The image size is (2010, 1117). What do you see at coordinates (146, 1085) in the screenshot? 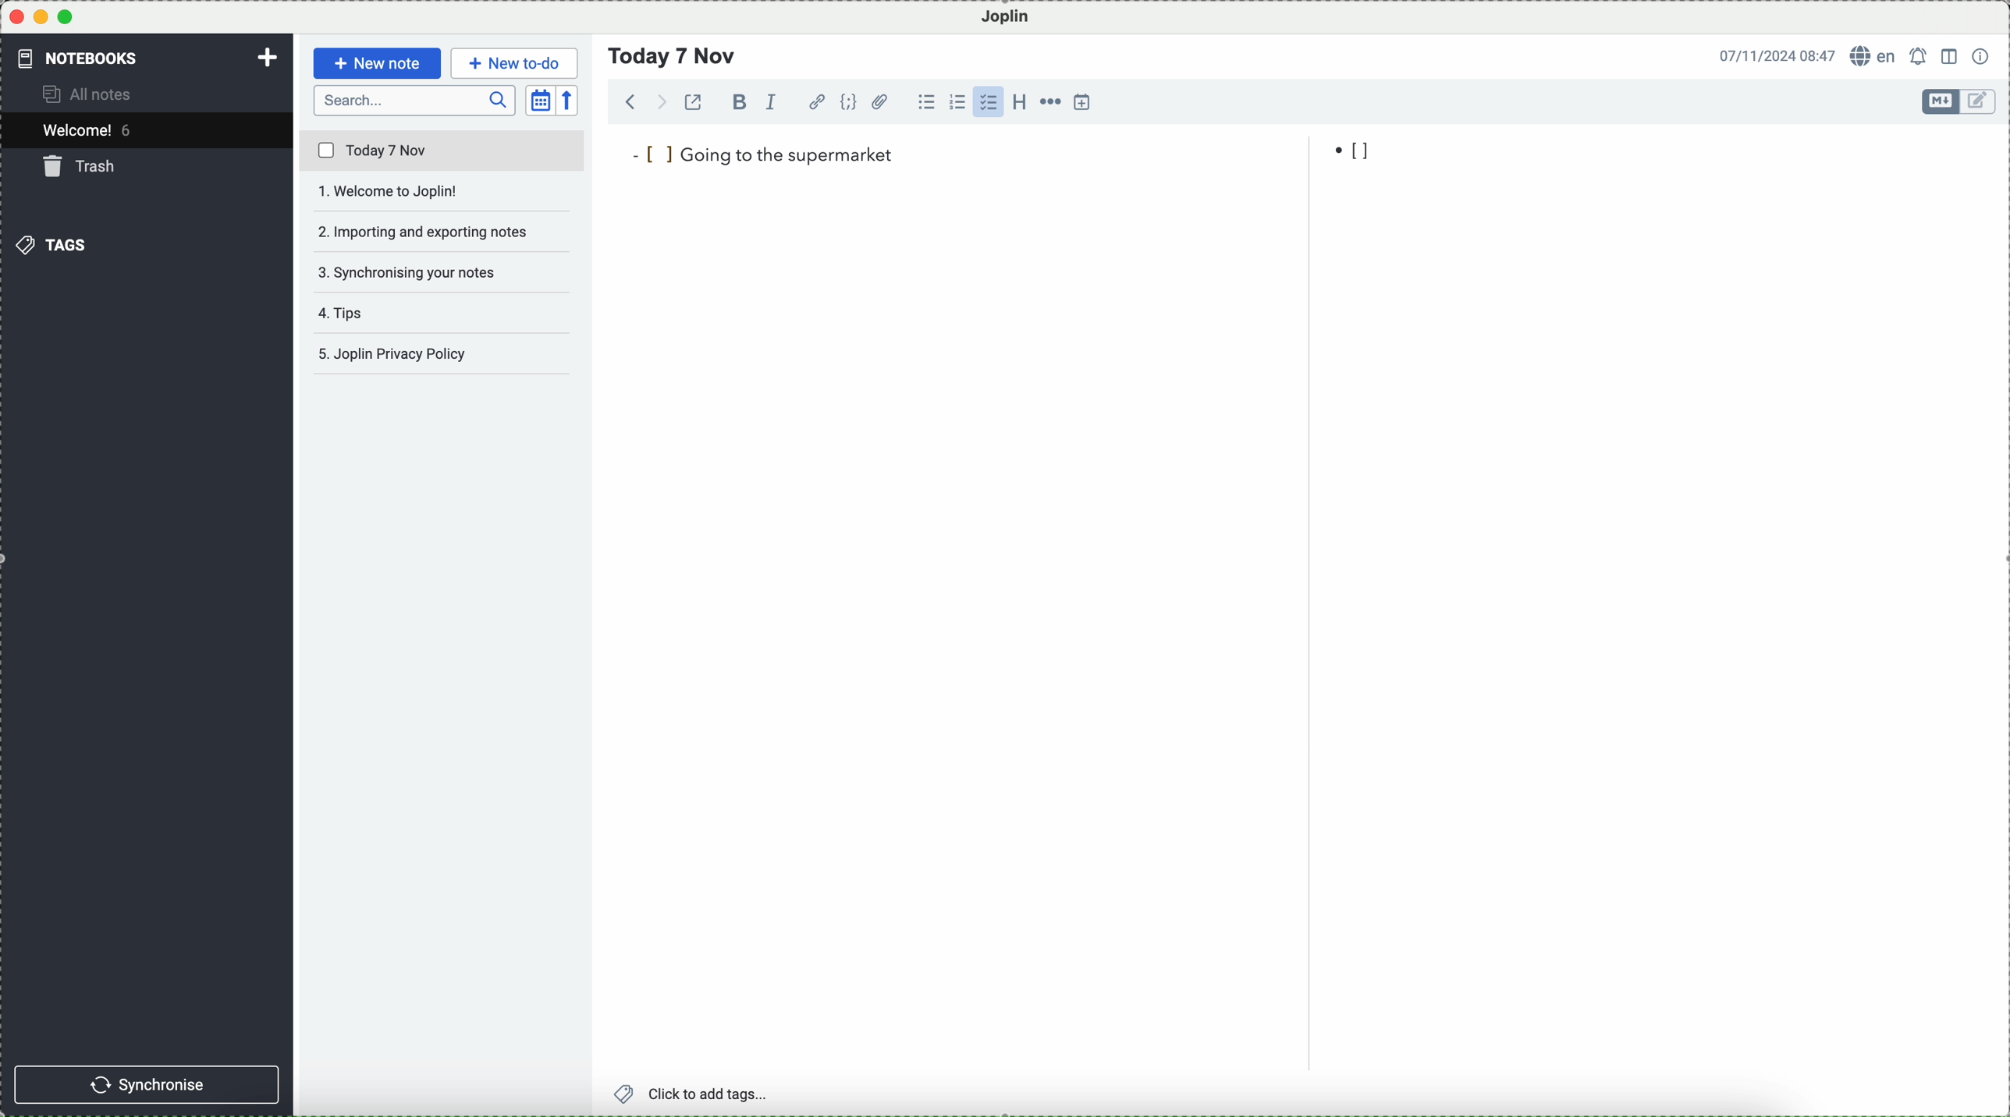
I see `synchronise button` at bounding box center [146, 1085].